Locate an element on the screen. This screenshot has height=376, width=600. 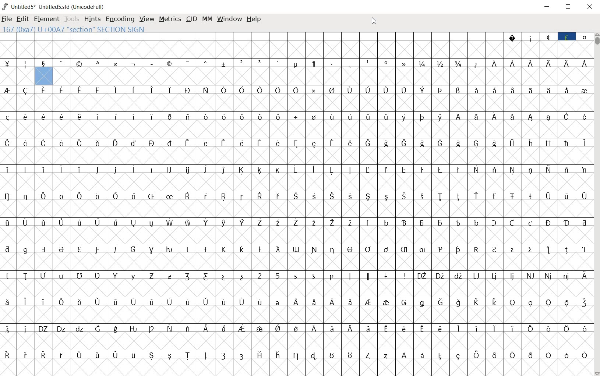
MINIMIZE is located at coordinates (548, 7).